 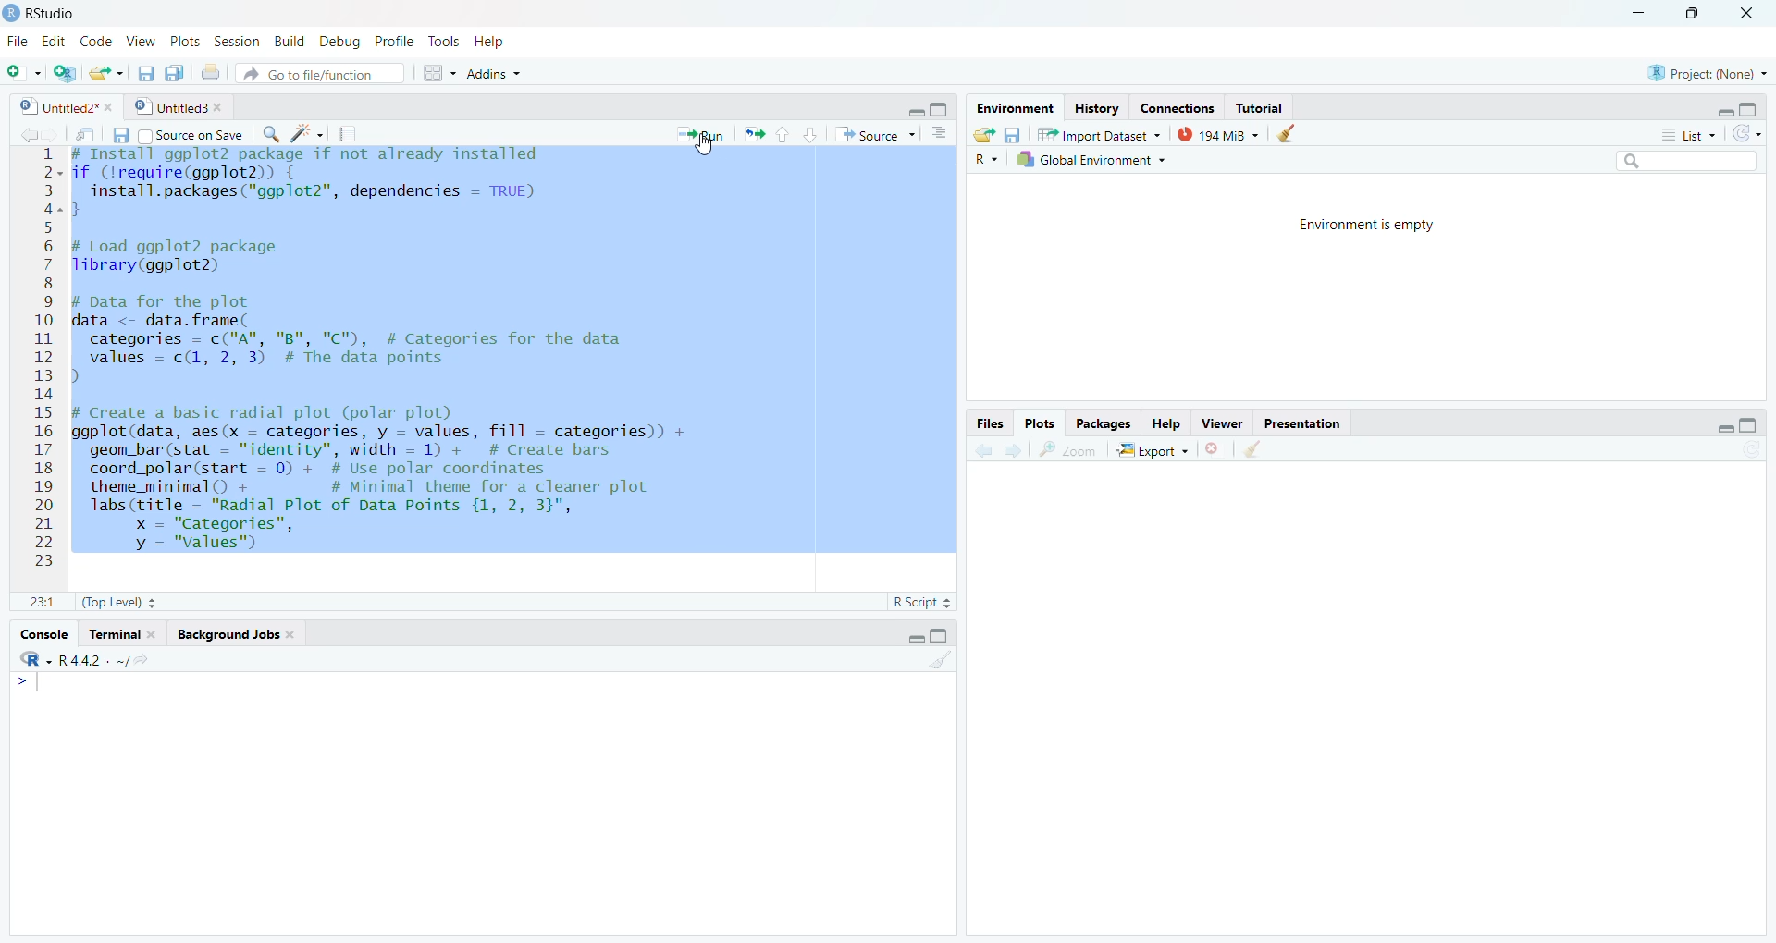 What do you see at coordinates (43, 363) in the screenshot?
I see `2
3
4
5
6
7
8
9
10
ay
12
13
14
15
16
17
18
19
20
21
22
23` at bounding box center [43, 363].